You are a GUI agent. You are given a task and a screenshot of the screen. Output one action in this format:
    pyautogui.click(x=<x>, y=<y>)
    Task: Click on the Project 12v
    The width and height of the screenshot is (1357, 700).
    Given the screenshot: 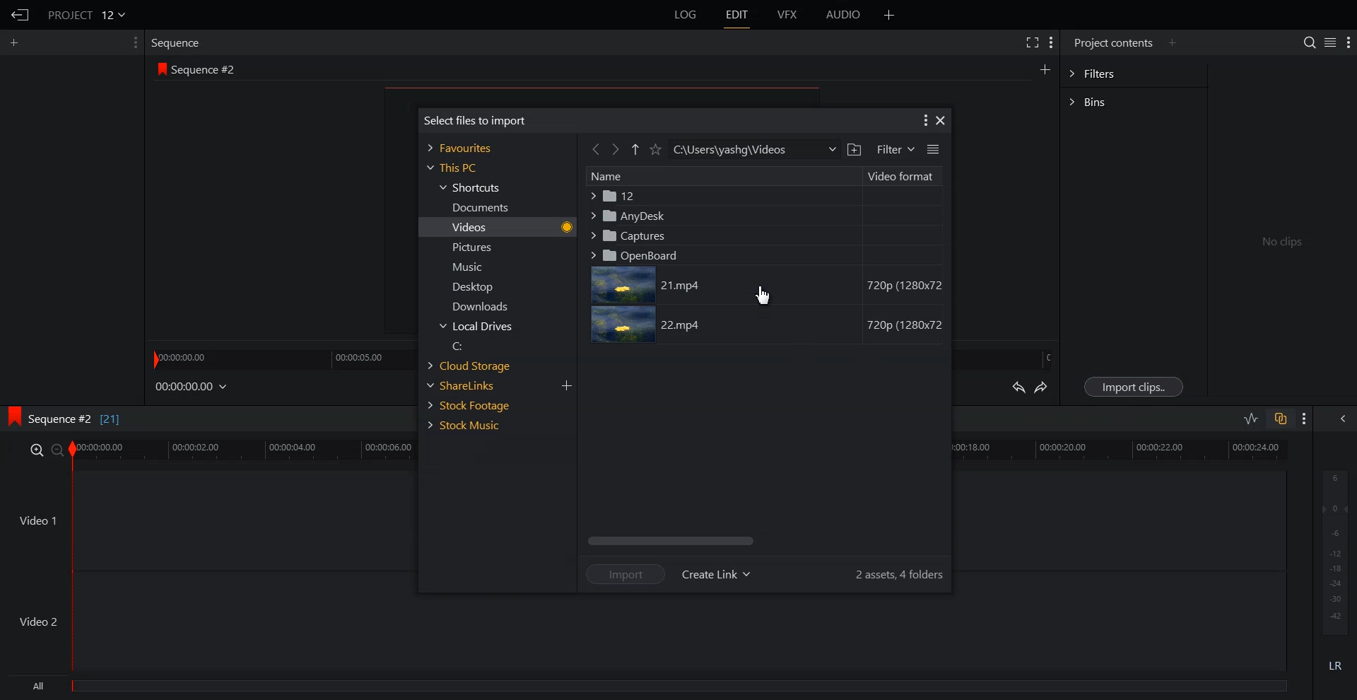 What is the action you would take?
    pyautogui.click(x=86, y=14)
    